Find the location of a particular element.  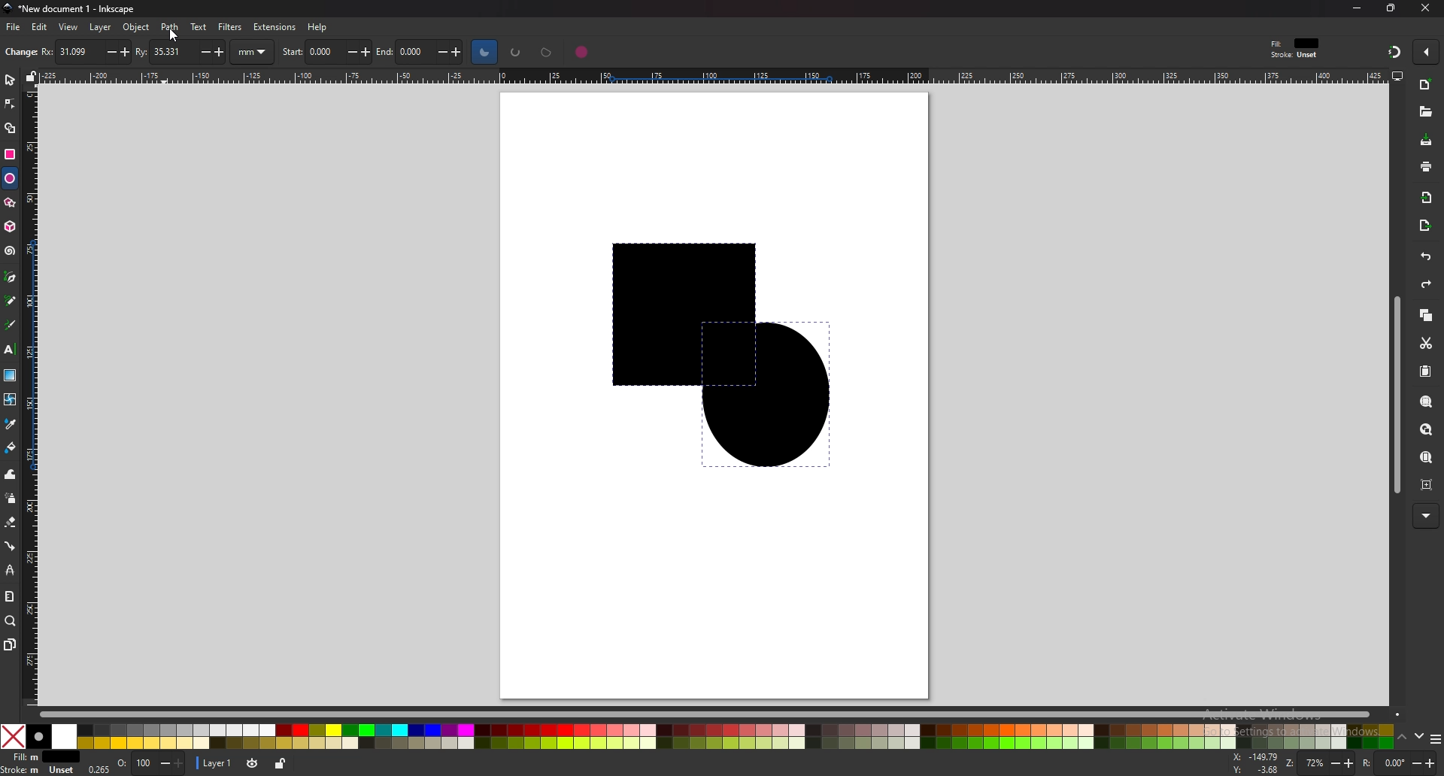

save is located at coordinates (1425, 140).